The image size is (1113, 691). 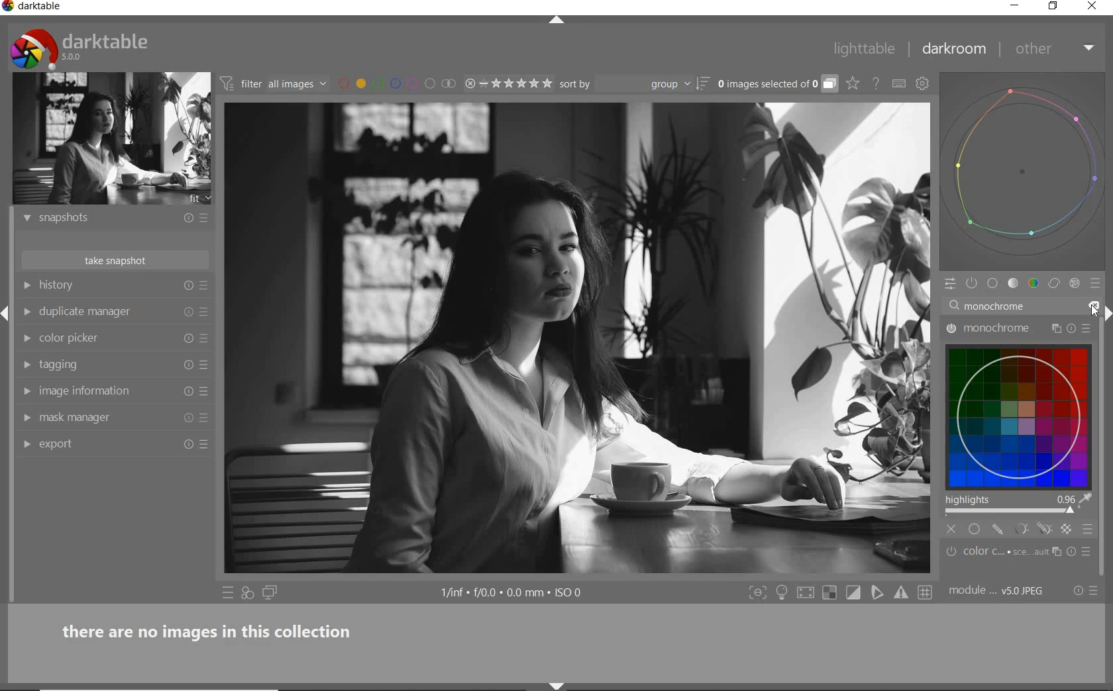 I want to click on duplicate manager, so click(x=106, y=312).